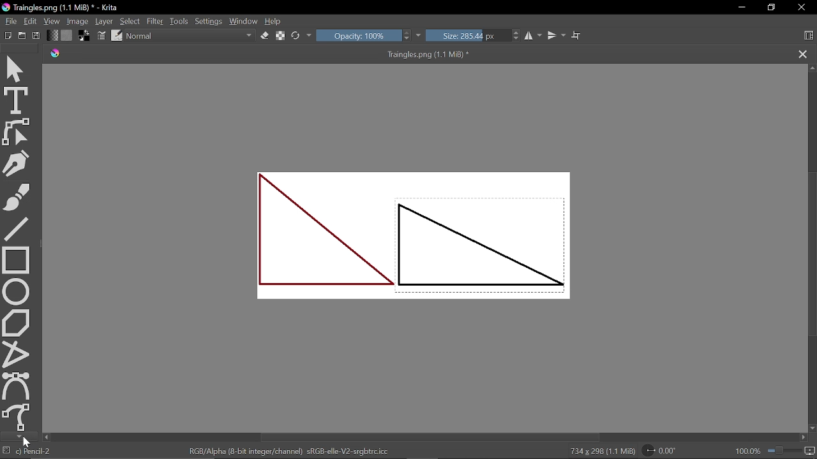 The height and width of the screenshot is (459, 817). I want to click on Move up, so click(812, 68).